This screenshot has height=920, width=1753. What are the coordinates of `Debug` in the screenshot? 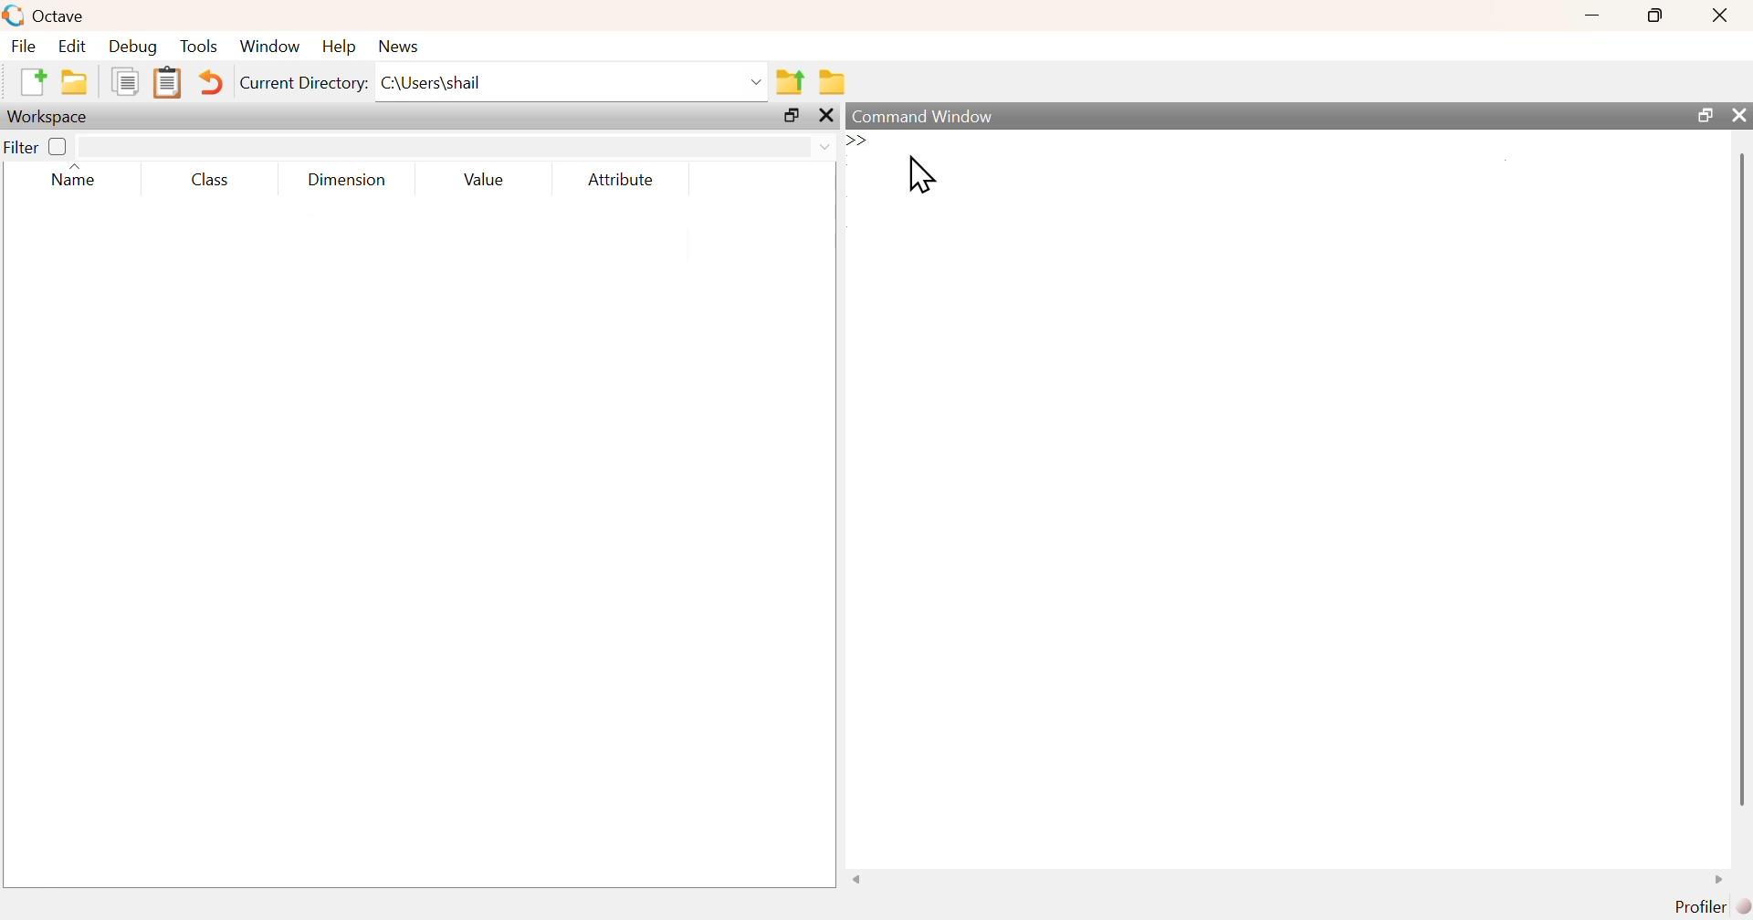 It's located at (135, 47).